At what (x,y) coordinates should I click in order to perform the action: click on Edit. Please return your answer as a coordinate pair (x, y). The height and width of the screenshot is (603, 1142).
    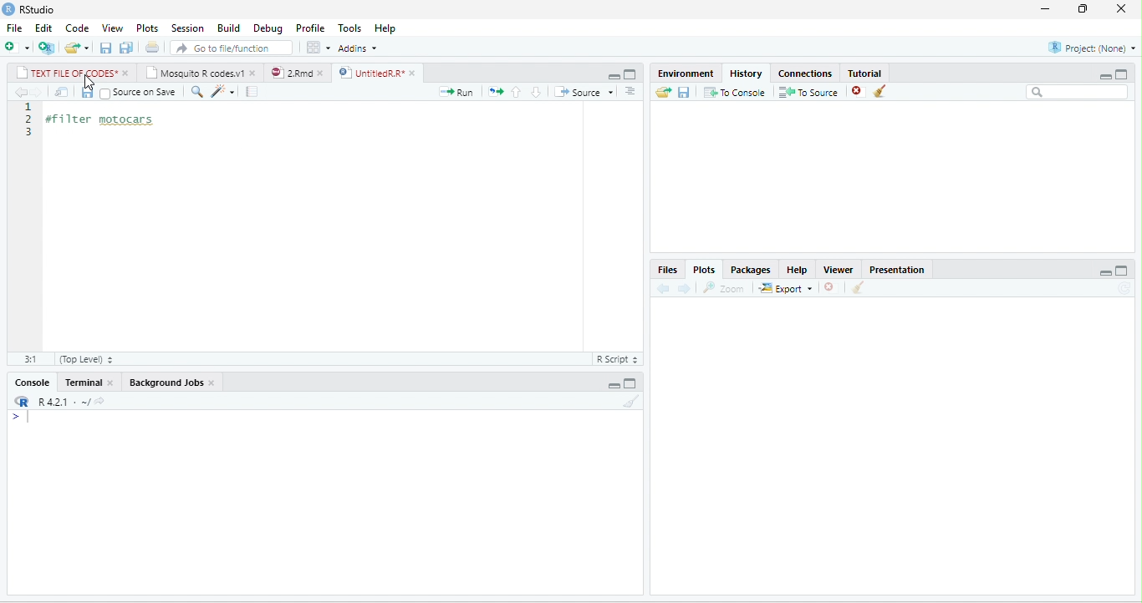
    Looking at the image, I should click on (43, 28).